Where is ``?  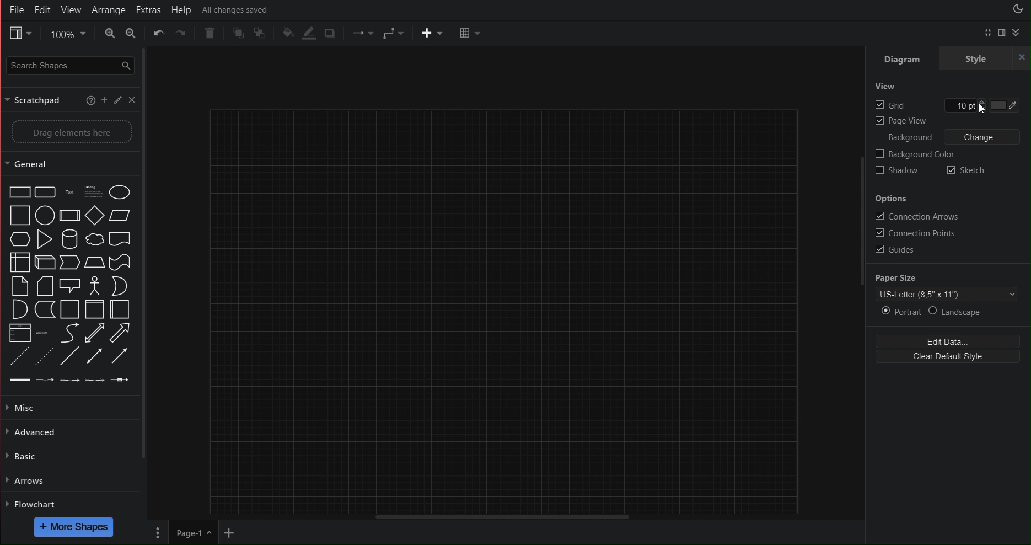  is located at coordinates (121, 258).